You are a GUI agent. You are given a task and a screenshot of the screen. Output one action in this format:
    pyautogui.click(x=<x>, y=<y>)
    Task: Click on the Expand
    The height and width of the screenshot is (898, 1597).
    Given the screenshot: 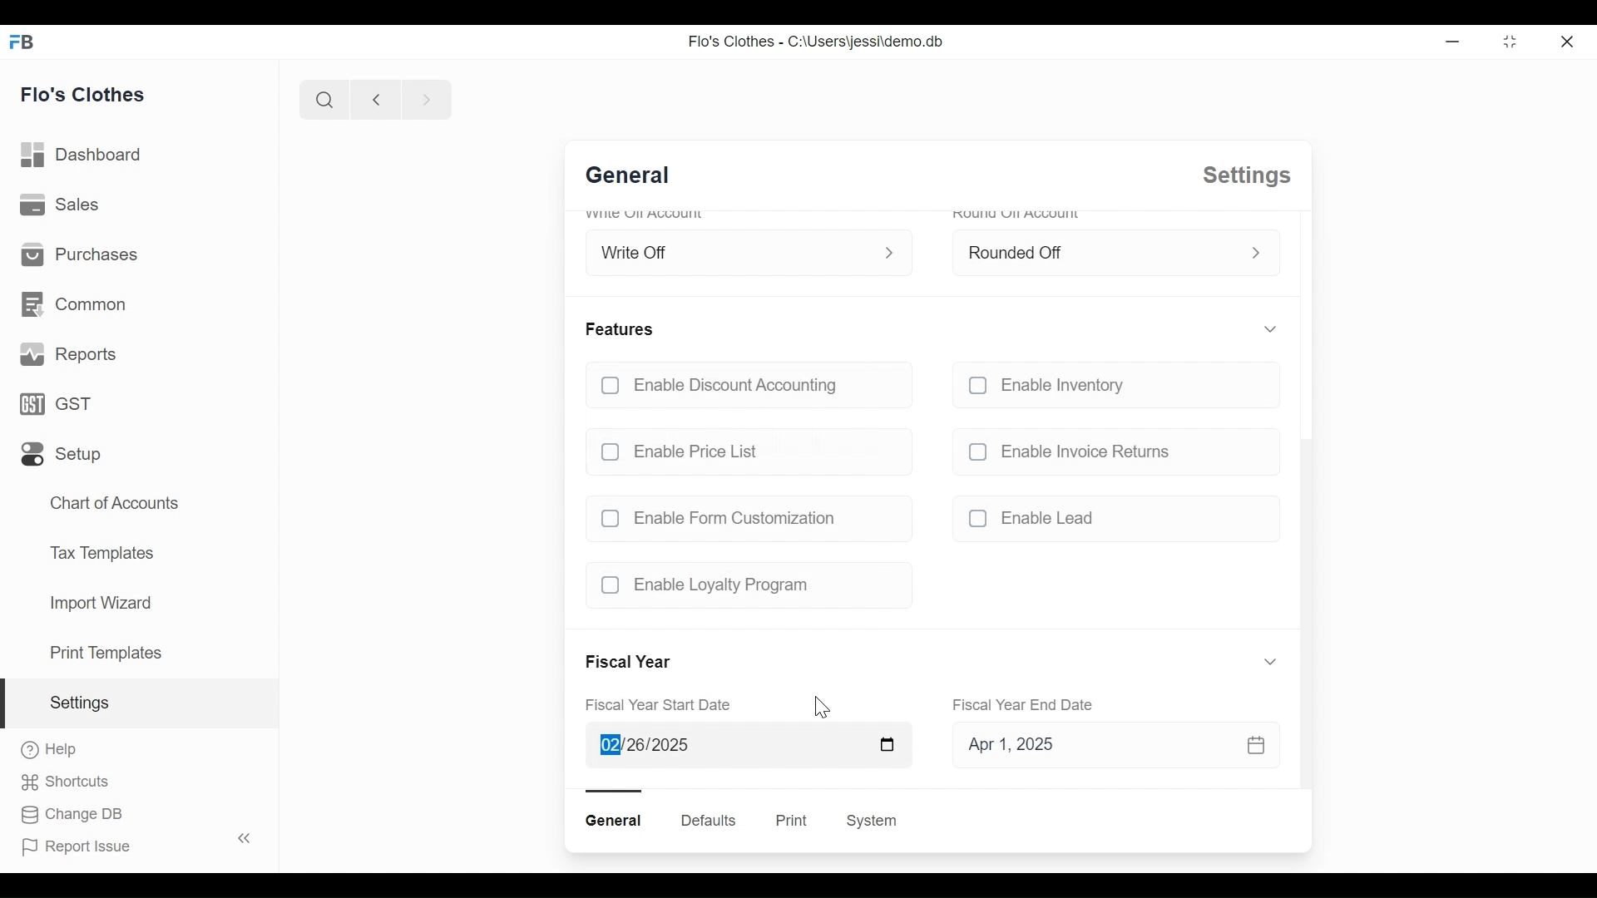 What is the action you would take?
    pyautogui.click(x=1271, y=661)
    